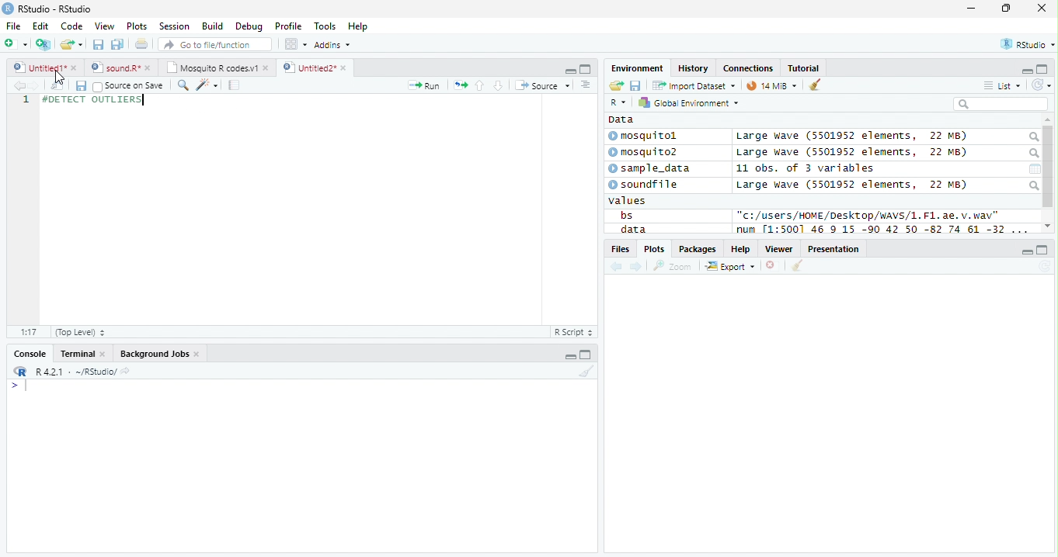  I want to click on search, so click(1033, 185).